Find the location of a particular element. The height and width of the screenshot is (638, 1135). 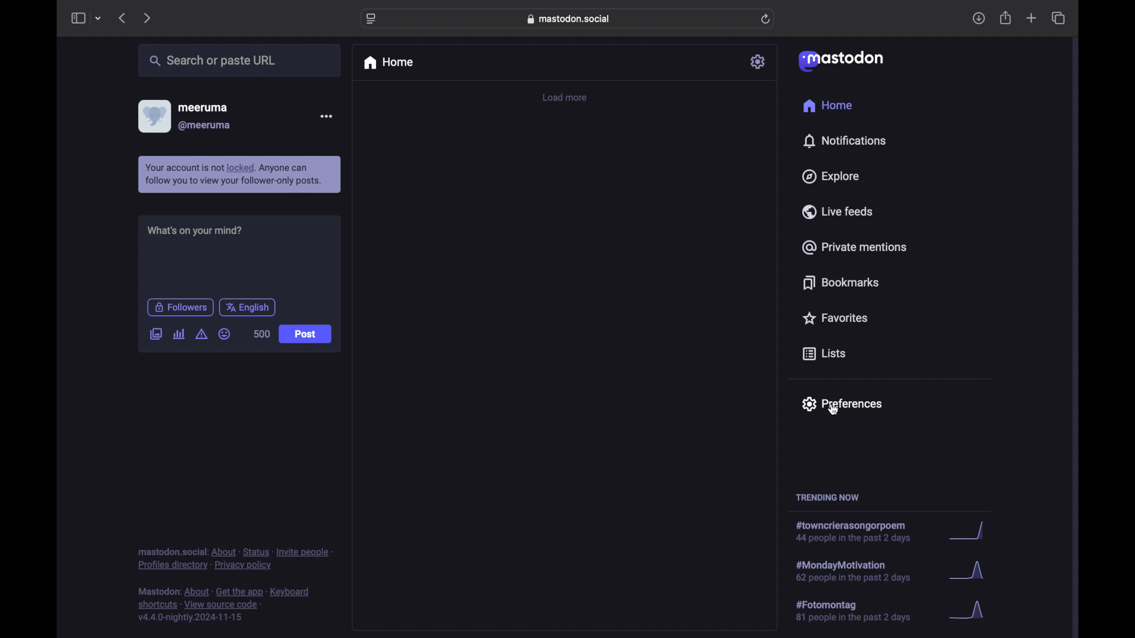

trending now is located at coordinates (828, 497).